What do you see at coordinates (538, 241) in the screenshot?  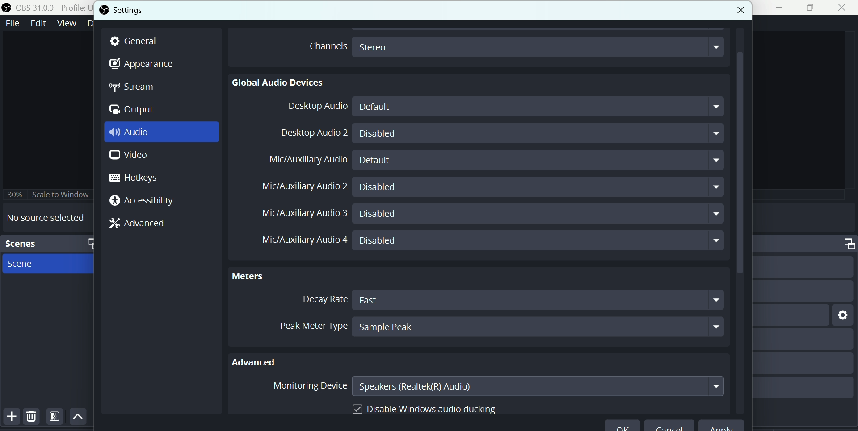 I see `Disabled` at bounding box center [538, 241].